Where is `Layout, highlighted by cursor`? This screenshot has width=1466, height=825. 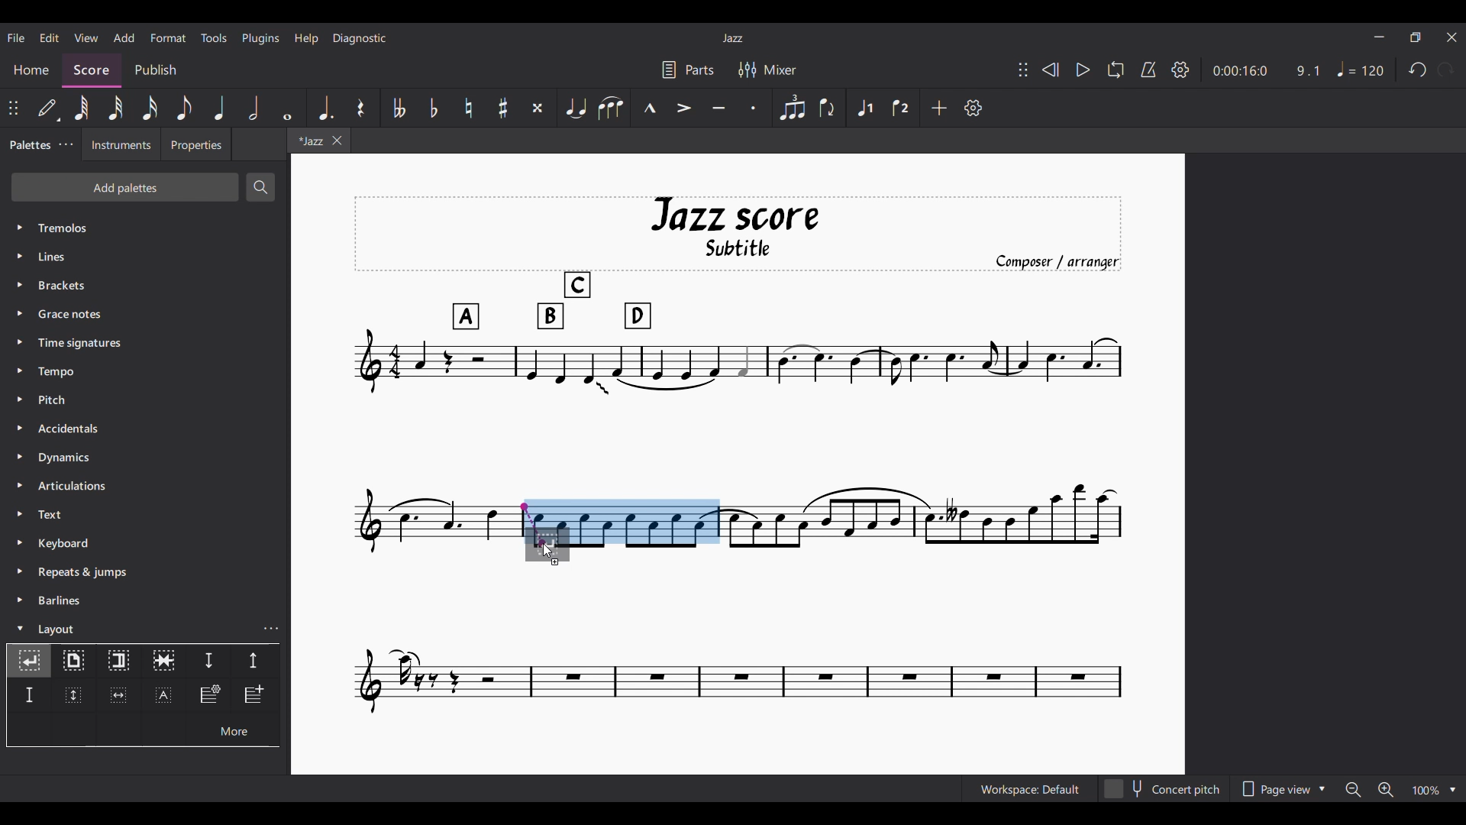
Layout, highlighted by cursor is located at coordinates (131, 628).